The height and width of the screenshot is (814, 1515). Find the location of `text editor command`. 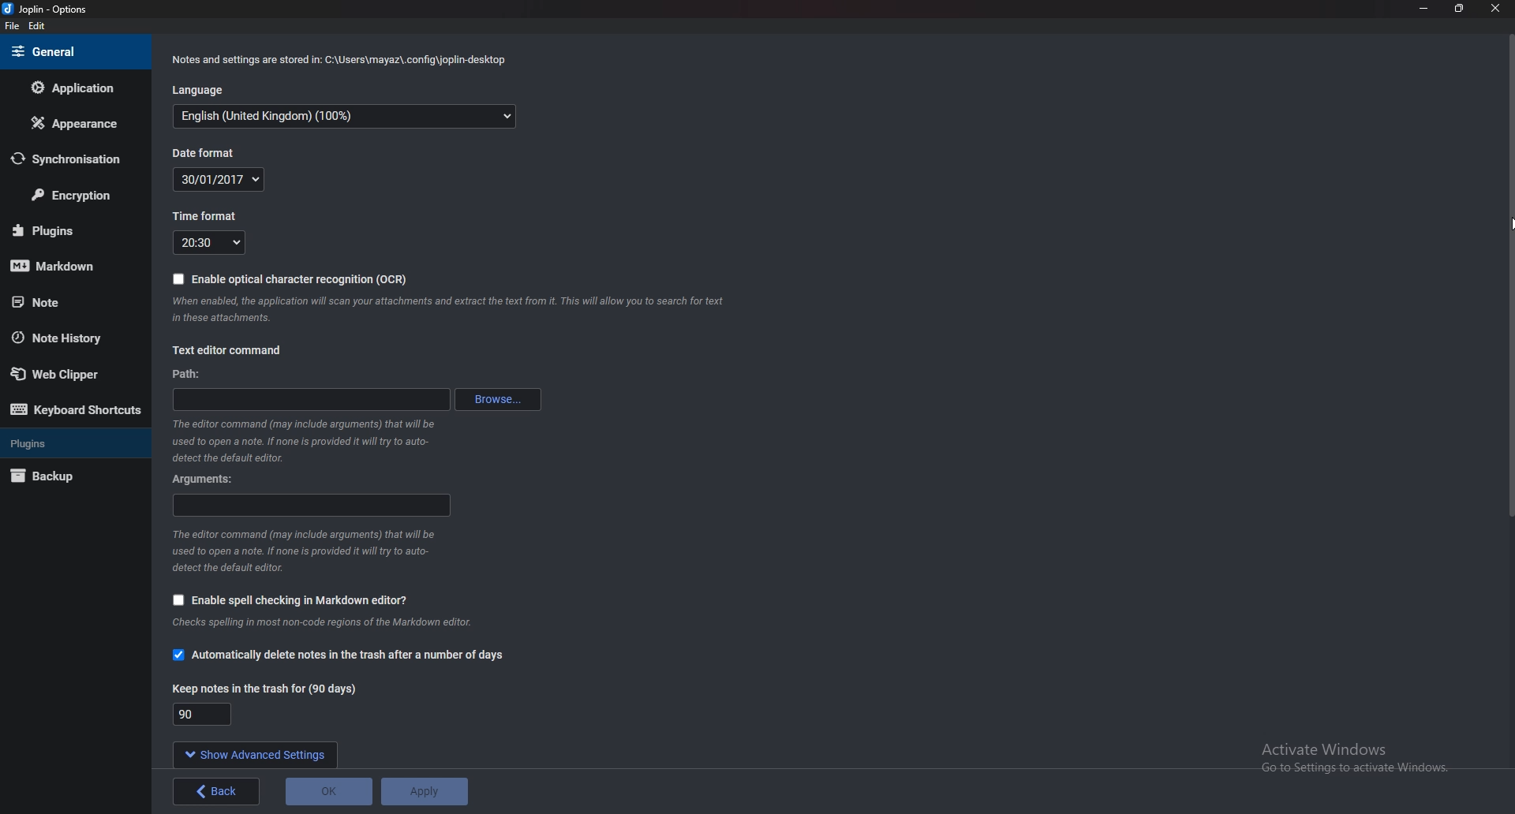

text editor command is located at coordinates (230, 349).